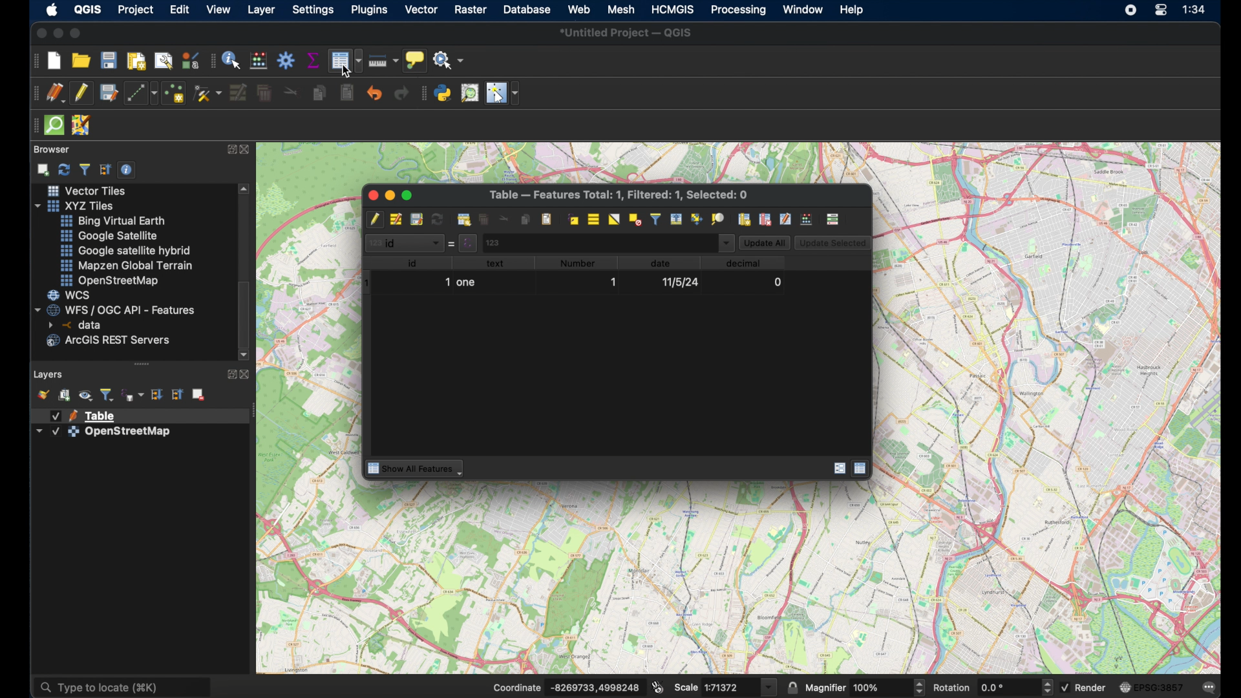  What do you see at coordinates (545, 218) in the screenshot?
I see `paste features from clipboard` at bounding box center [545, 218].